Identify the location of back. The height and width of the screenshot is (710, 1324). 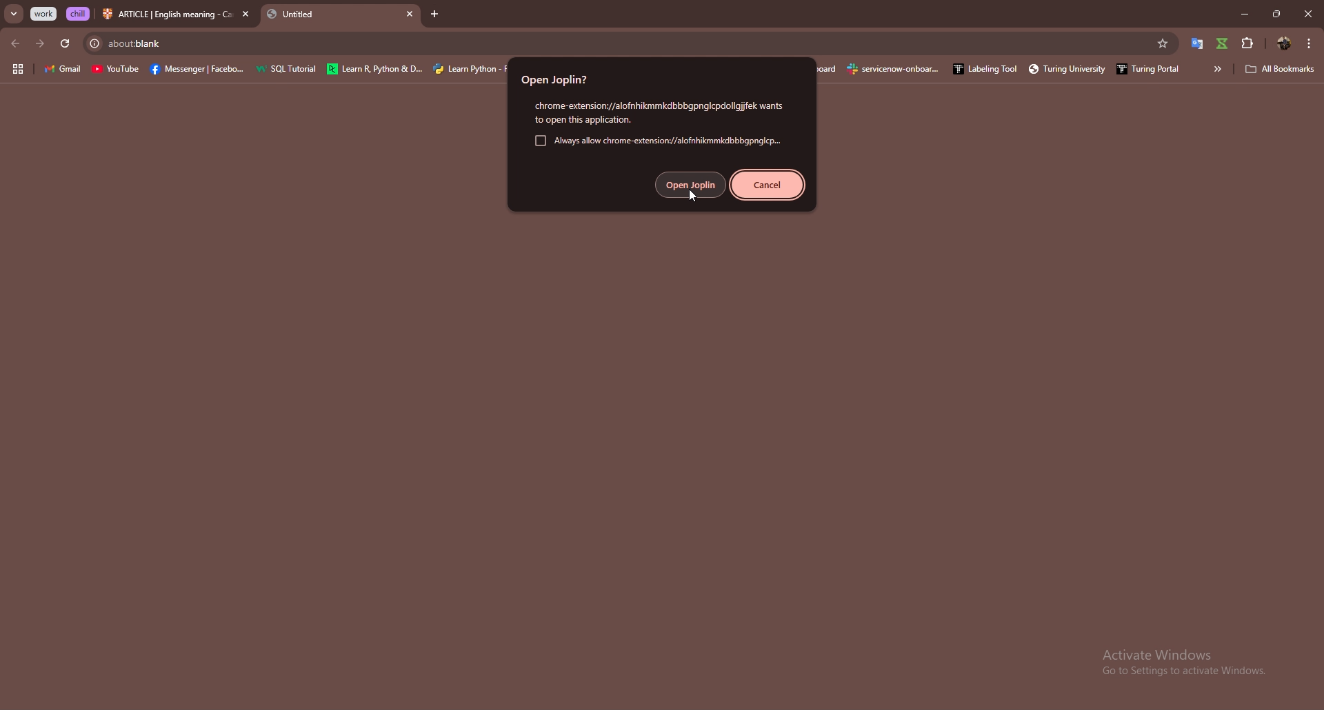
(15, 43).